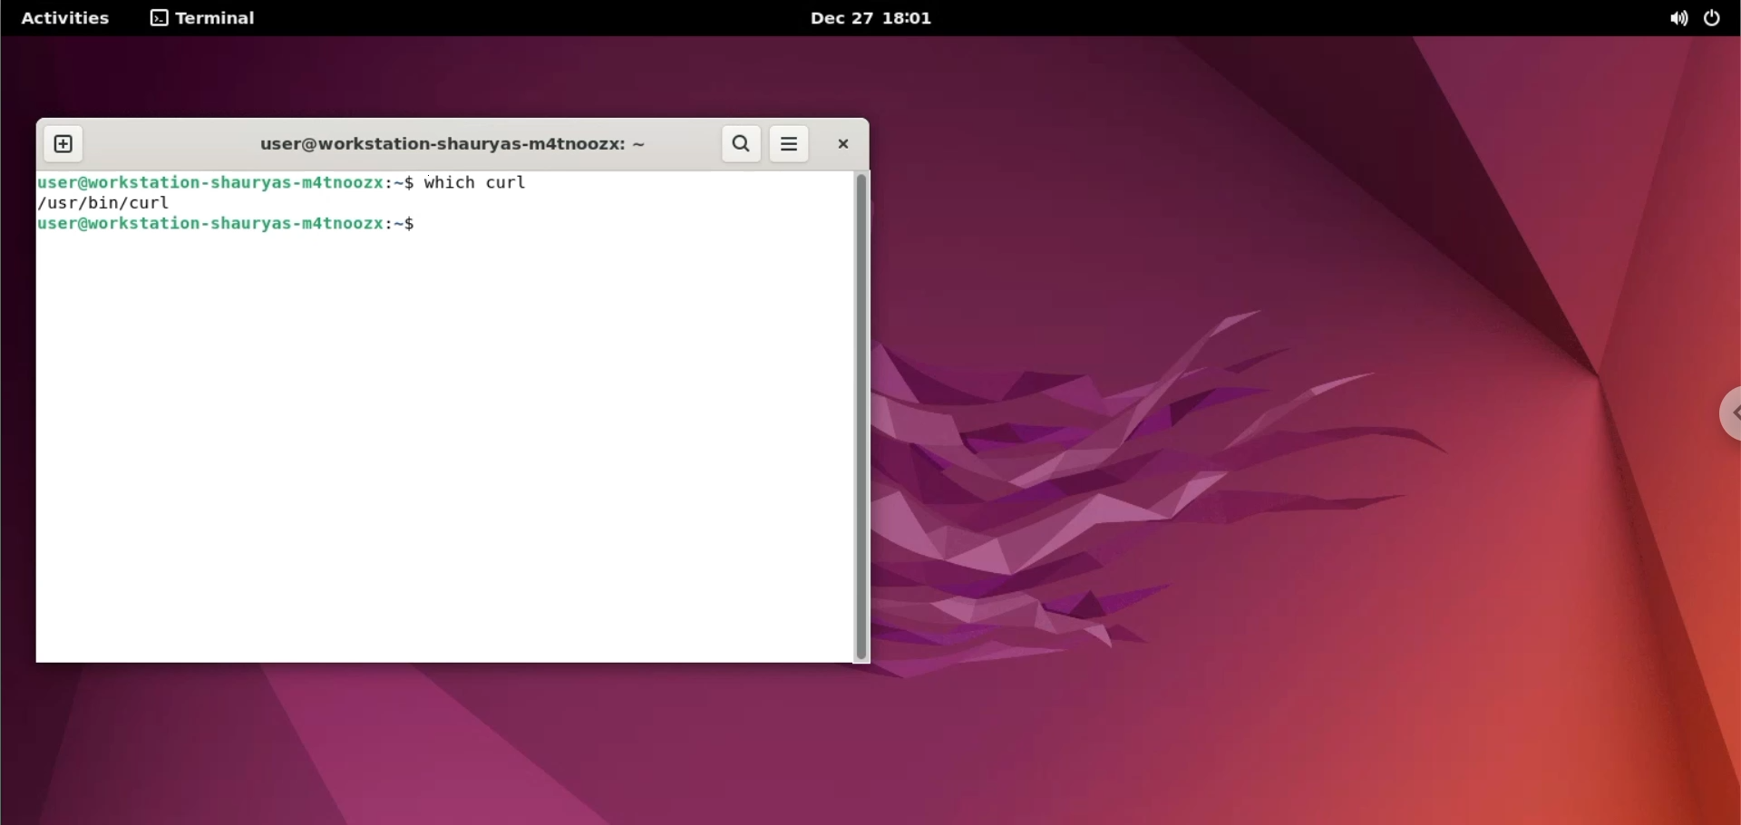  What do you see at coordinates (861, 413) in the screenshot?
I see `scrollbar` at bounding box center [861, 413].